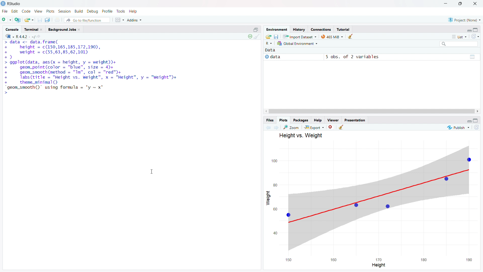 Image resolution: width=483 pixels, height=272 pixels. What do you see at coordinates (55, 88) in the screenshot?
I see `“geom_smooth()" using formula = 'y ~ x'` at bounding box center [55, 88].